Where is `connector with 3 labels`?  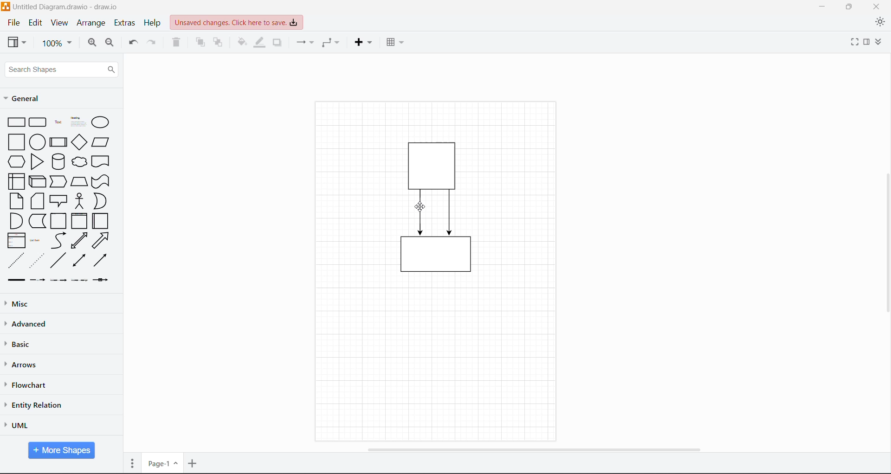 connector with 3 labels is located at coordinates (80, 280).